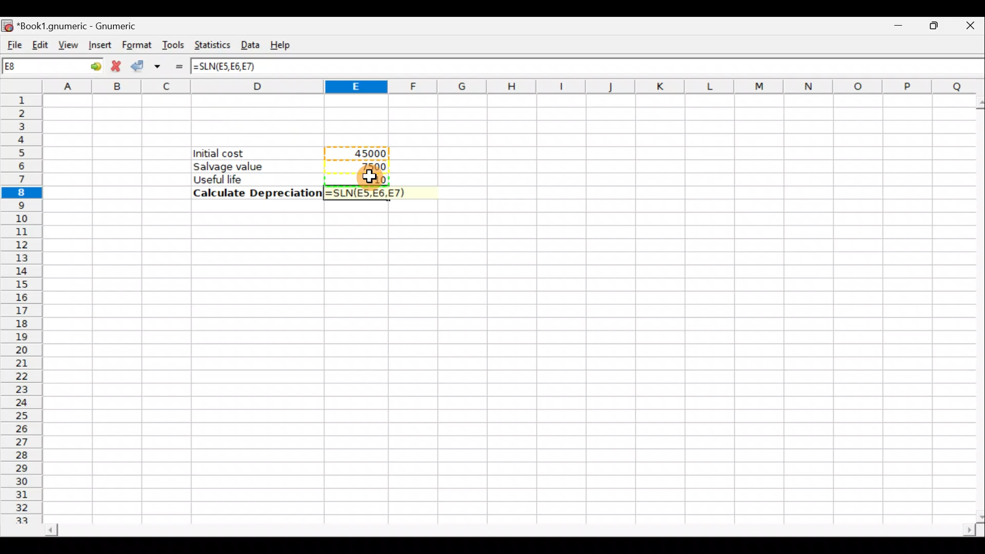 Image resolution: width=985 pixels, height=554 pixels. Describe the element at coordinates (975, 306) in the screenshot. I see `Scroll bar` at that location.